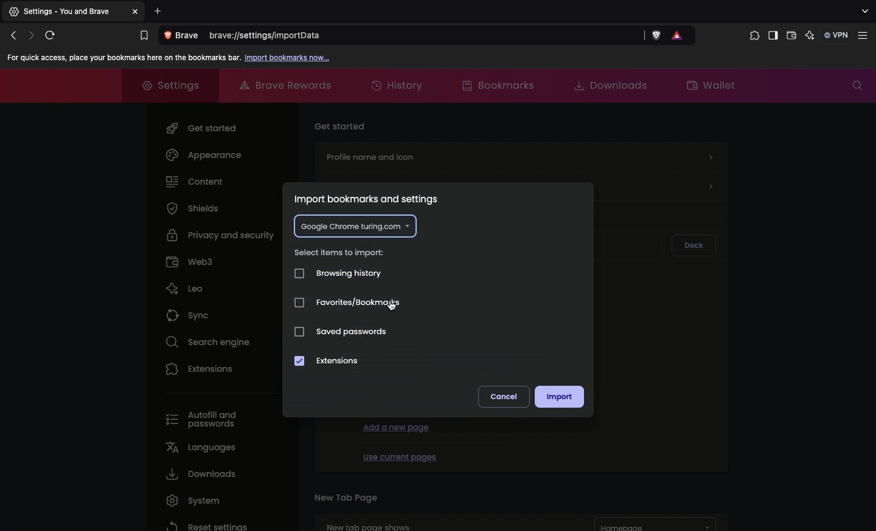  Describe the element at coordinates (223, 234) in the screenshot. I see `Privacy and security` at that location.